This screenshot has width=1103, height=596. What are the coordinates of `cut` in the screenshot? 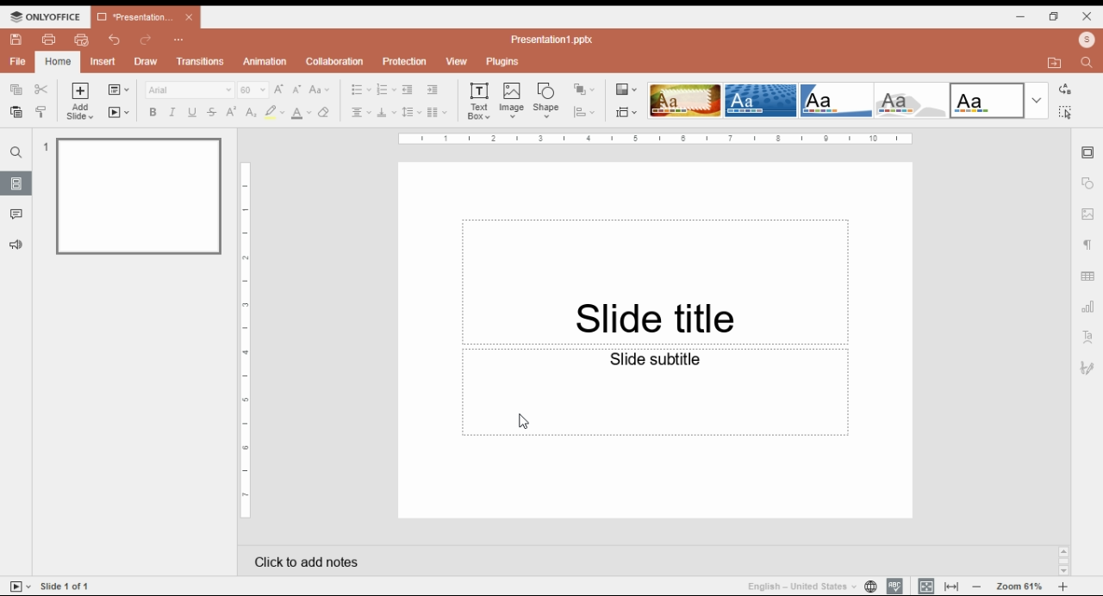 It's located at (42, 89).